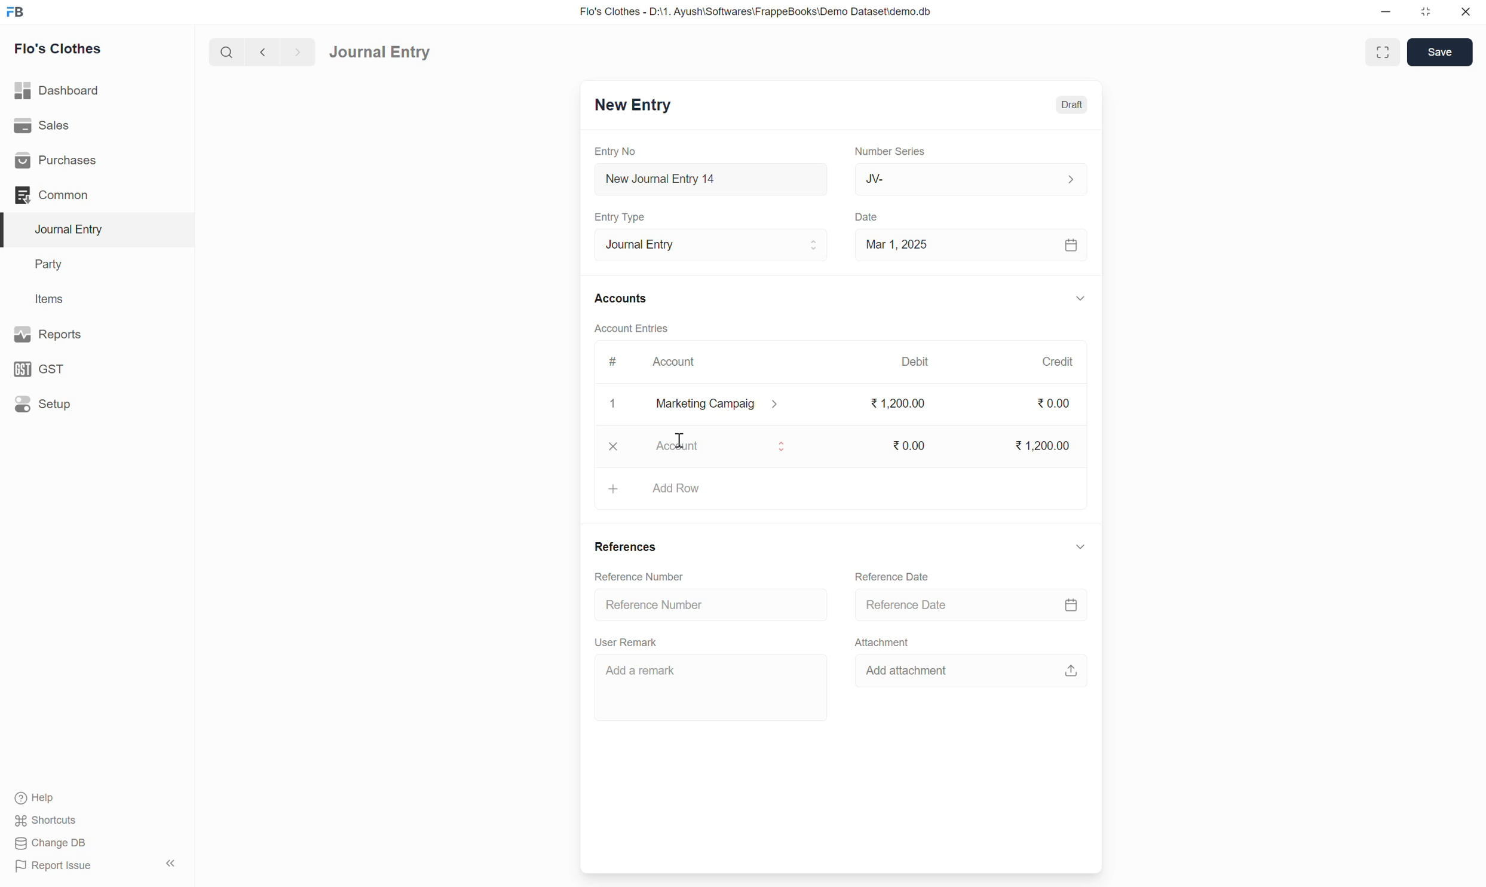 The image size is (1486, 887). Describe the element at coordinates (170, 864) in the screenshot. I see `<<` at that location.